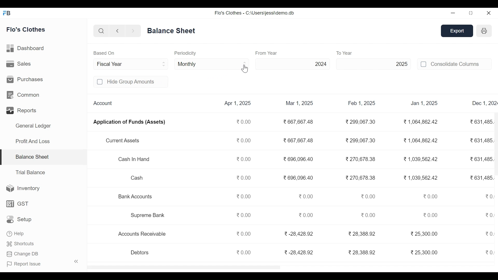  I want to click on Periodicity, so click(185, 53).